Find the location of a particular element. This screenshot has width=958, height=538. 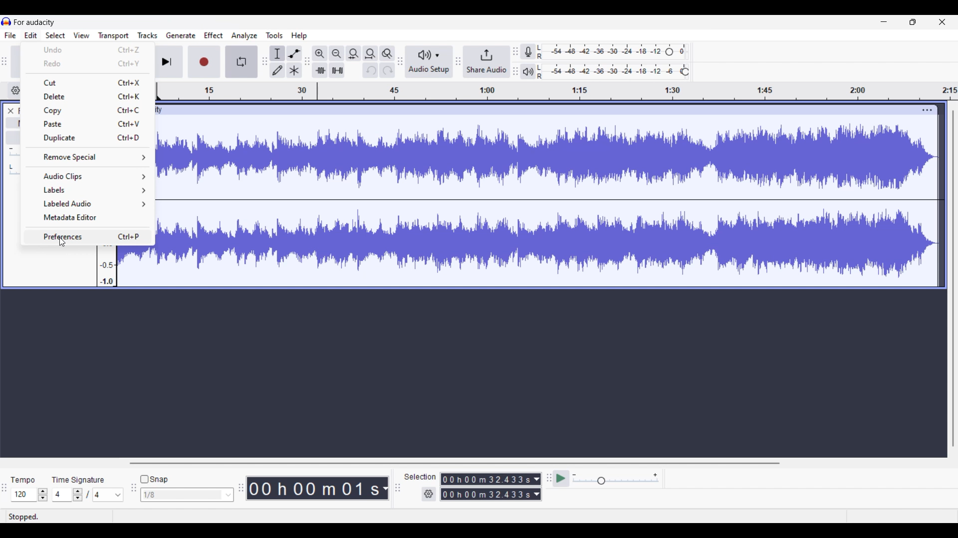

Undo is located at coordinates (87, 50).